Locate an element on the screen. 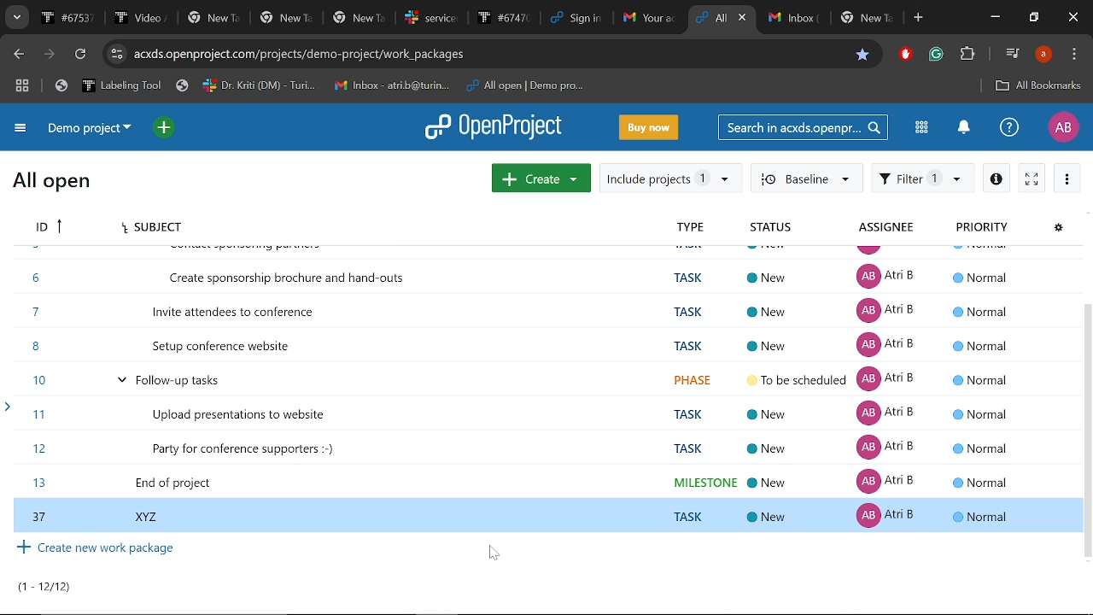 This screenshot has height=615, width=1093. Others tabs is located at coordinates (831, 20).